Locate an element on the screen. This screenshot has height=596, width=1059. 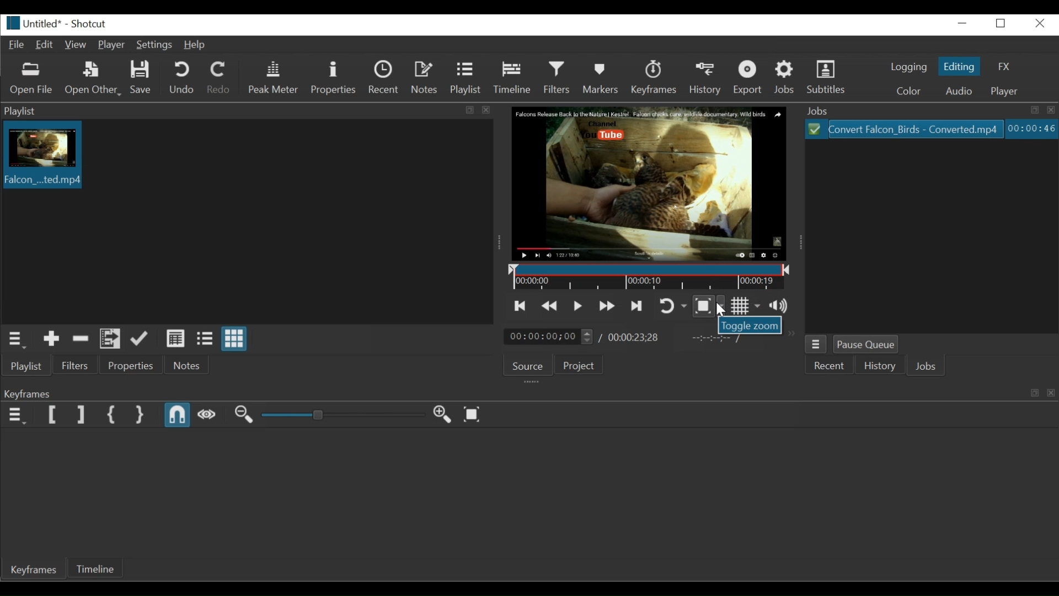
Recent is located at coordinates (384, 77).